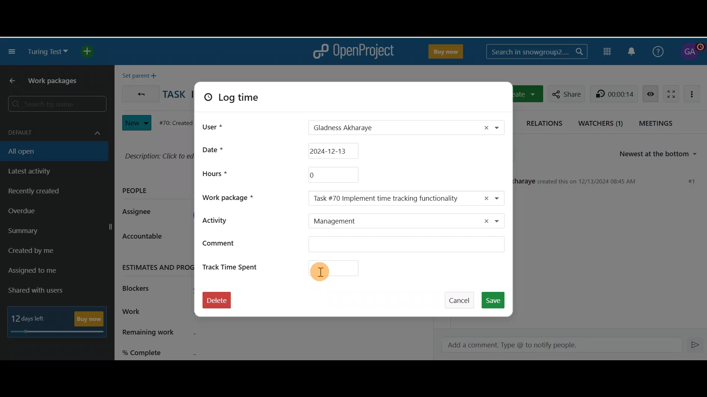 This screenshot has height=397, width=707. I want to click on Work packages, so click(56, 82).